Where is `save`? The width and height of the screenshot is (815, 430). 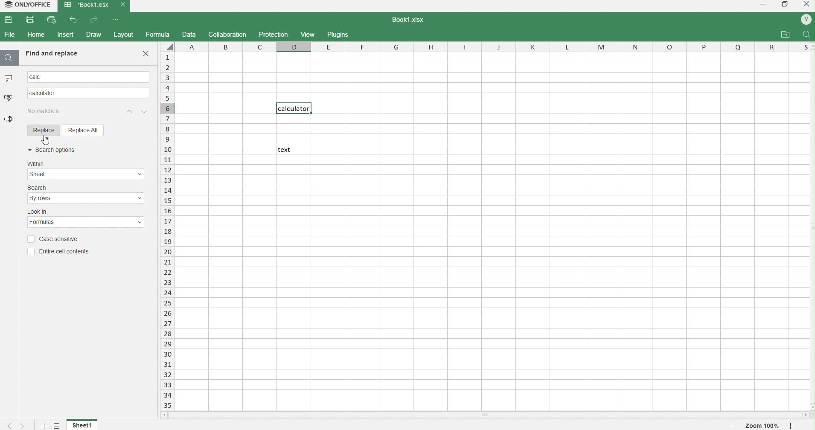
save is located at coordinates (11, 20).